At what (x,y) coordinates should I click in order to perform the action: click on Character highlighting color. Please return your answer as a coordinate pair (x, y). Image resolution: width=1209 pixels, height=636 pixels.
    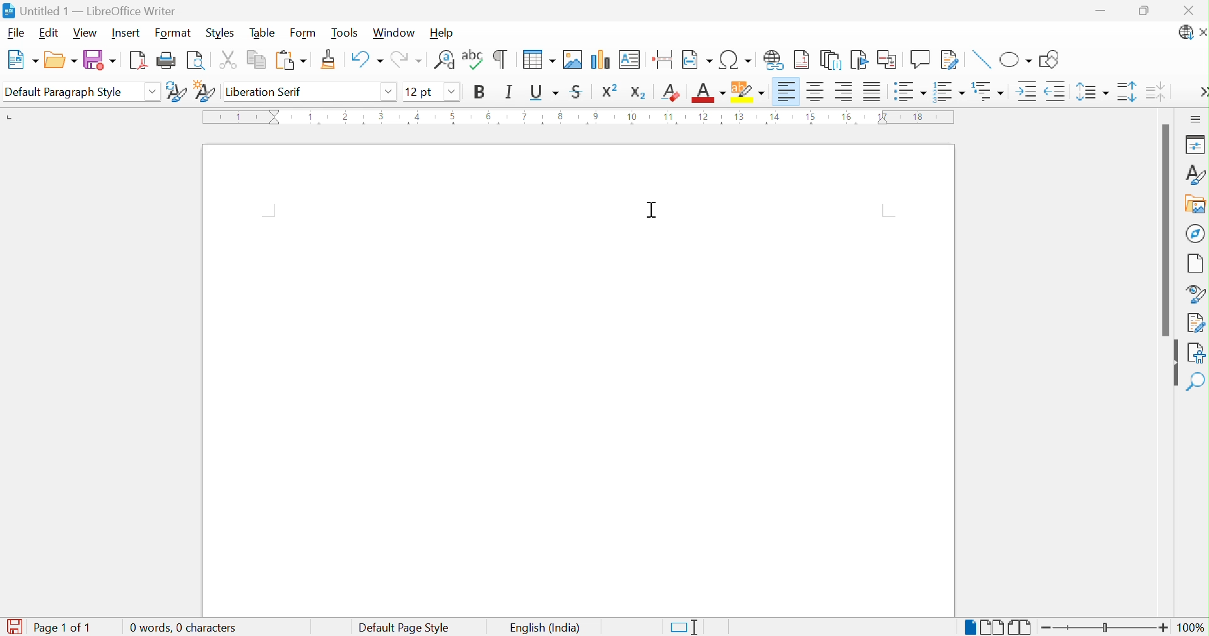
    Looking at the image, I should click on (749, 91).